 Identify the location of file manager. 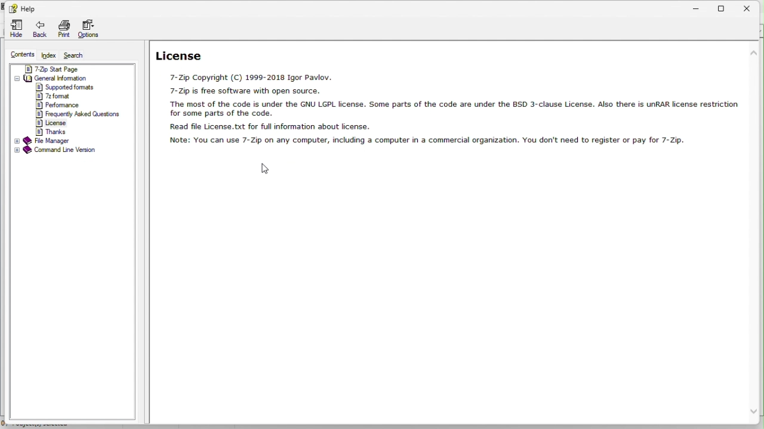
(47, 141).